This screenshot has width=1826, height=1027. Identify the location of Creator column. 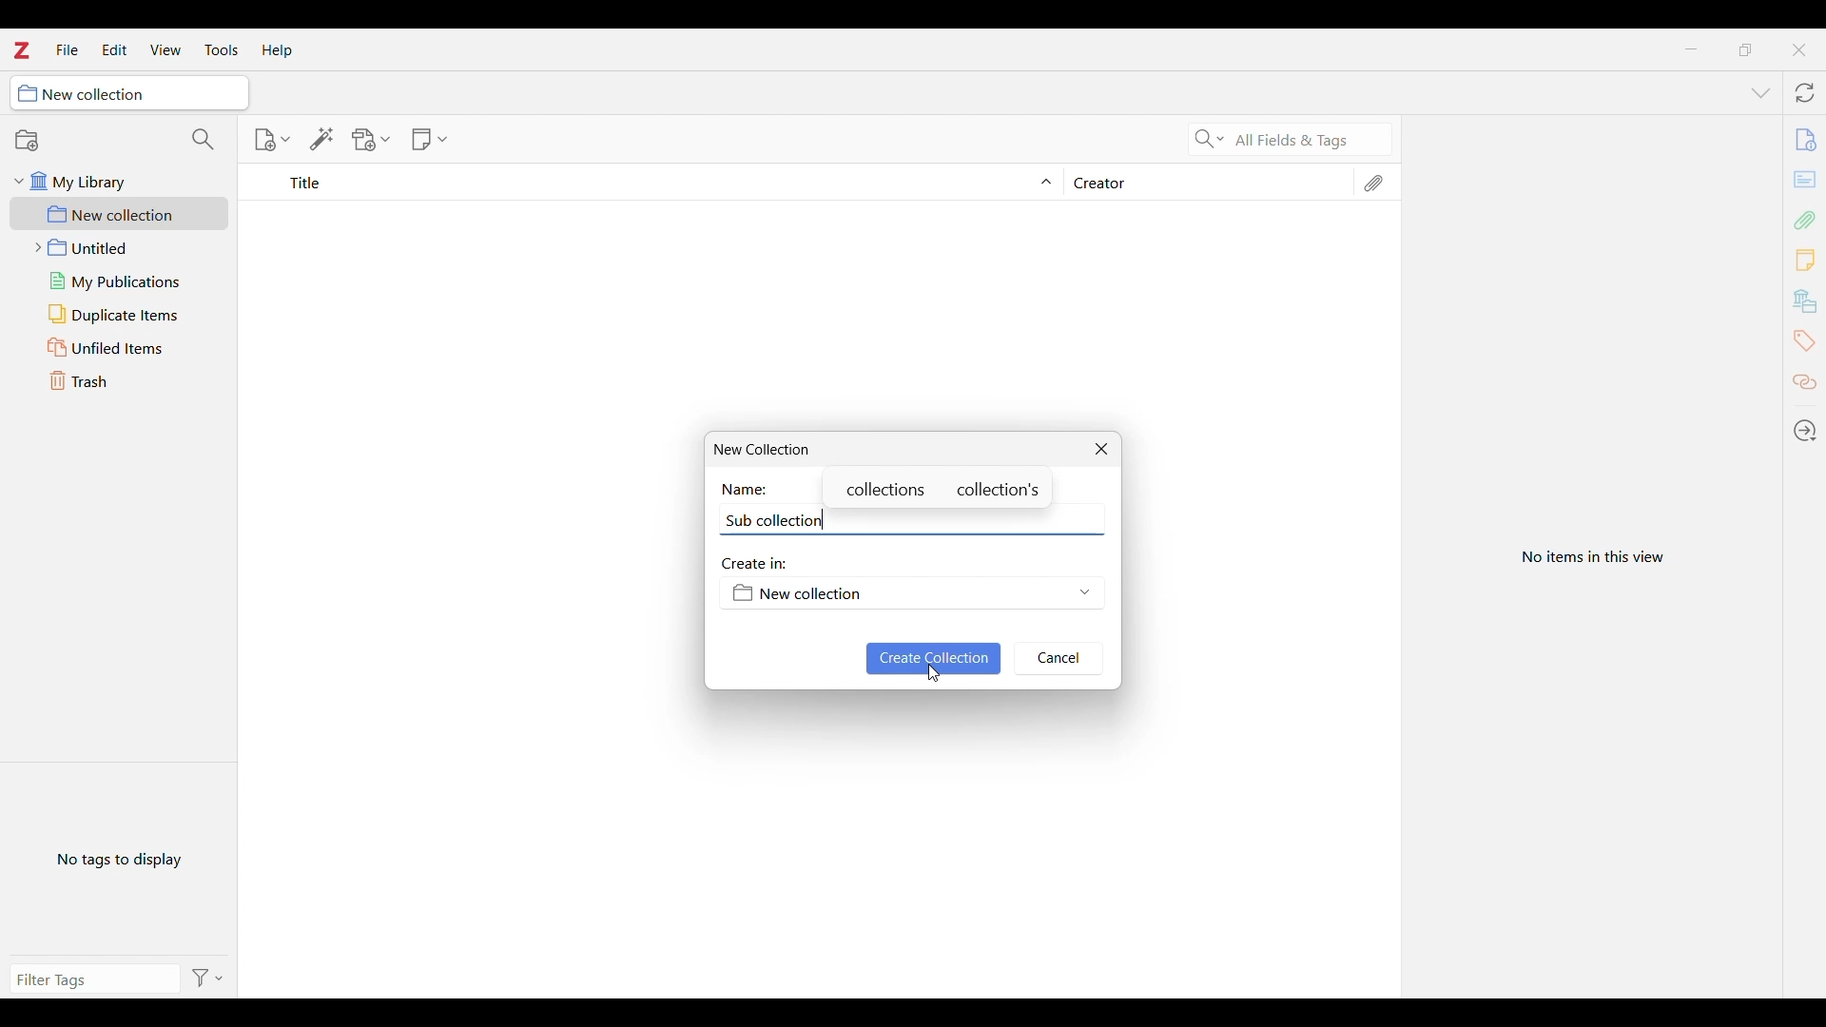
(1204, 182).